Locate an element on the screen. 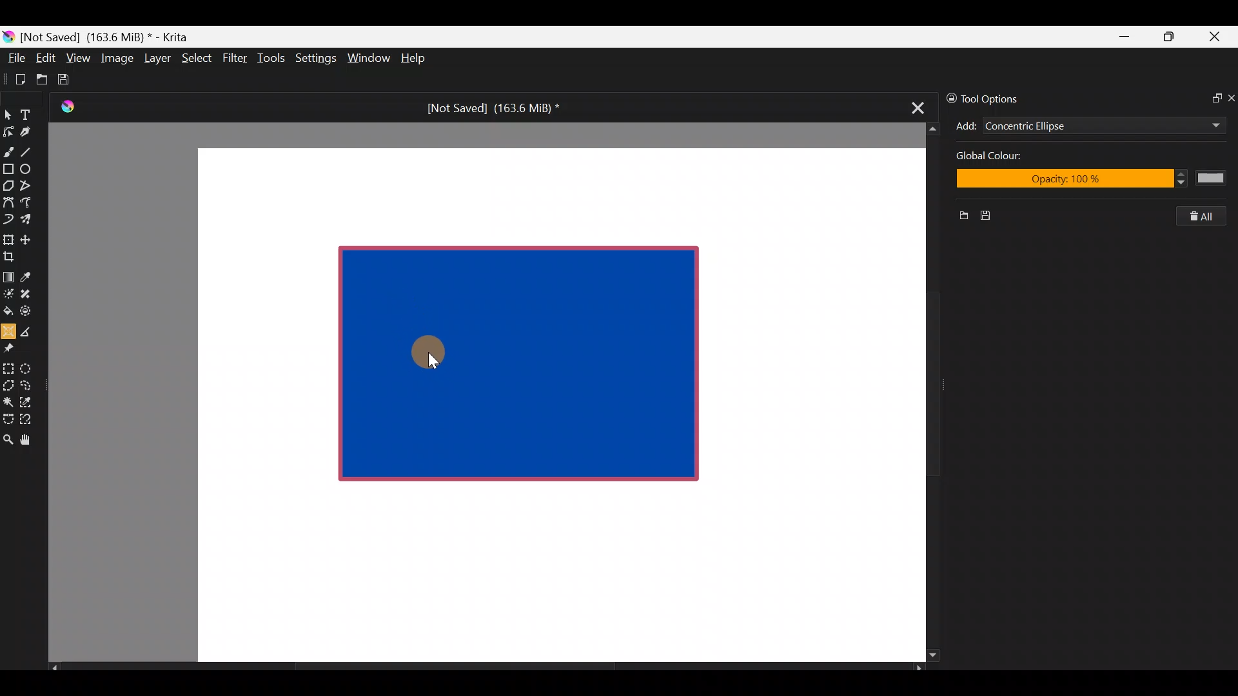 This screenshot has width=1238, height=696. Save is located at coordinates (72, 79).